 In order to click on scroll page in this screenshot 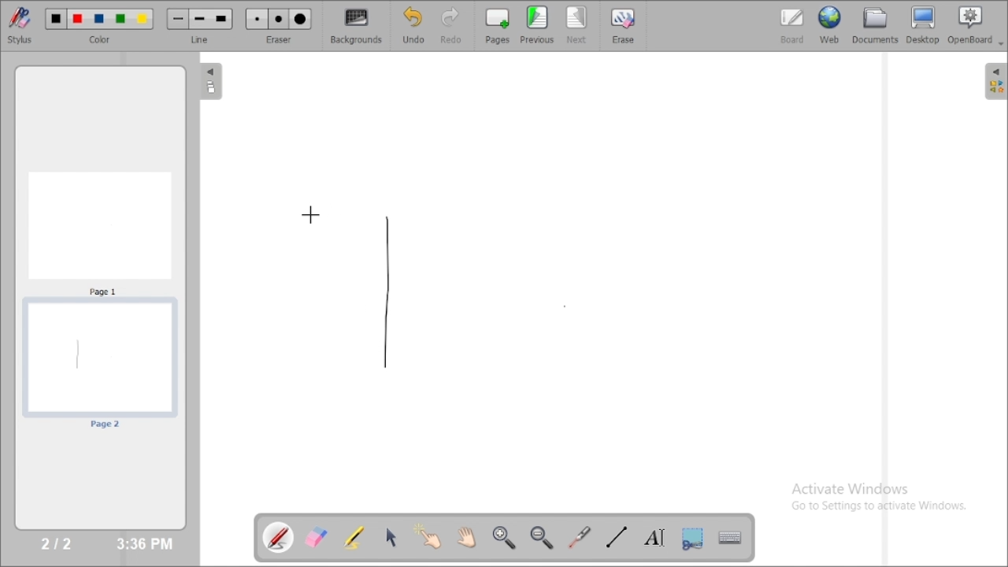, I will do `click(465, 536)`.